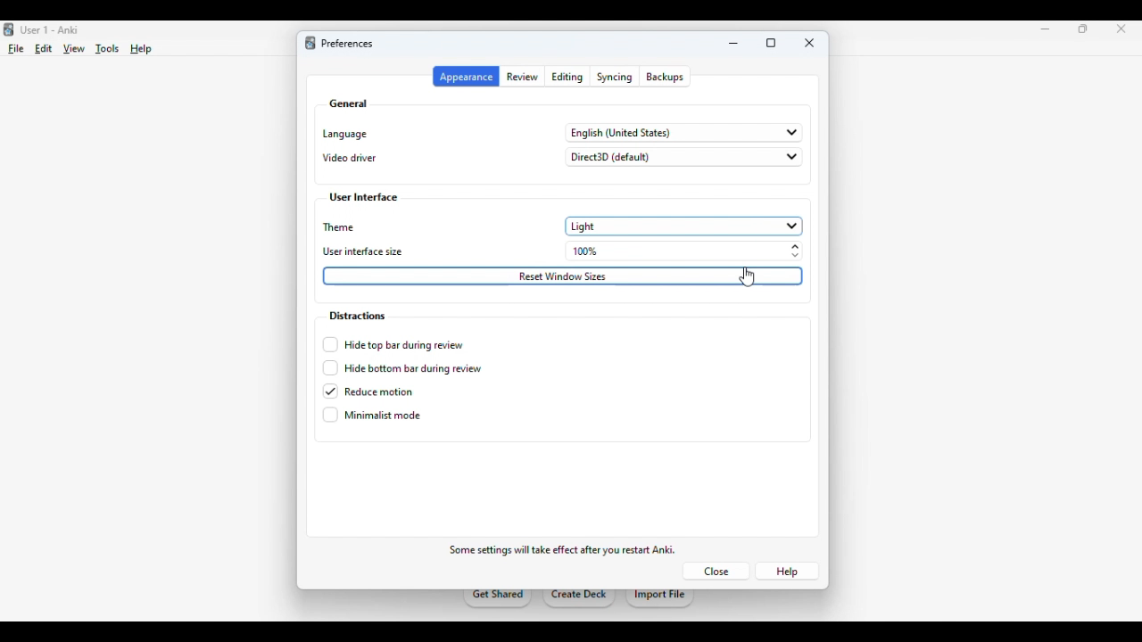 The height and width of the screenshot is (642, 1142). I want to click on maximize, so click(1083, 29).